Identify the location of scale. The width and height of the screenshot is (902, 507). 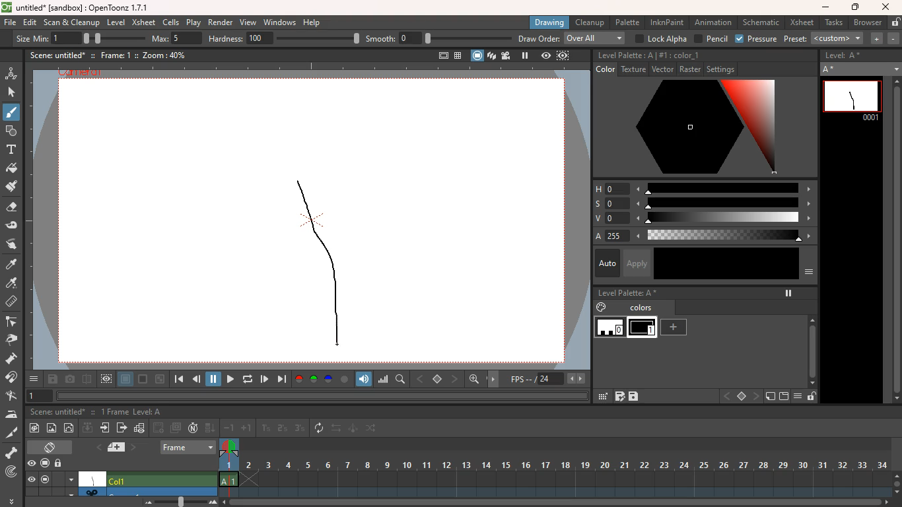
(724, 187).